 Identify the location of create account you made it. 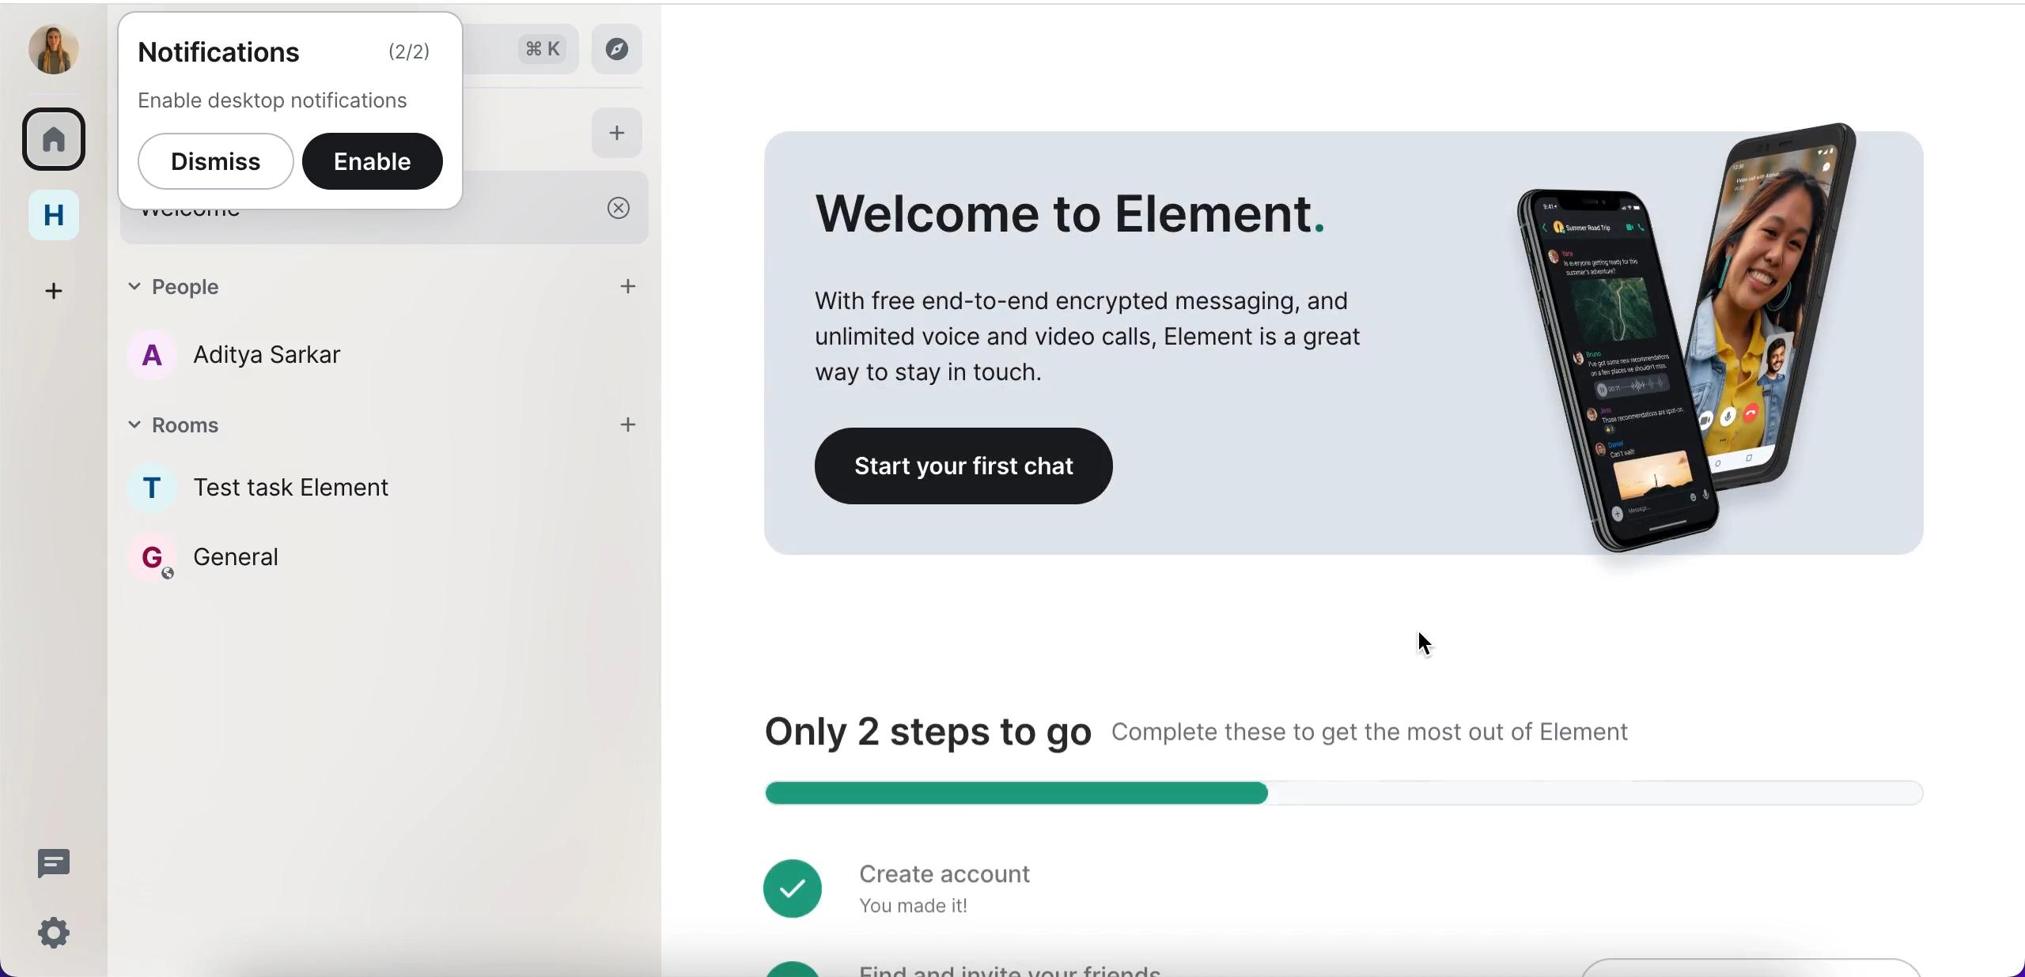
(900, 885).